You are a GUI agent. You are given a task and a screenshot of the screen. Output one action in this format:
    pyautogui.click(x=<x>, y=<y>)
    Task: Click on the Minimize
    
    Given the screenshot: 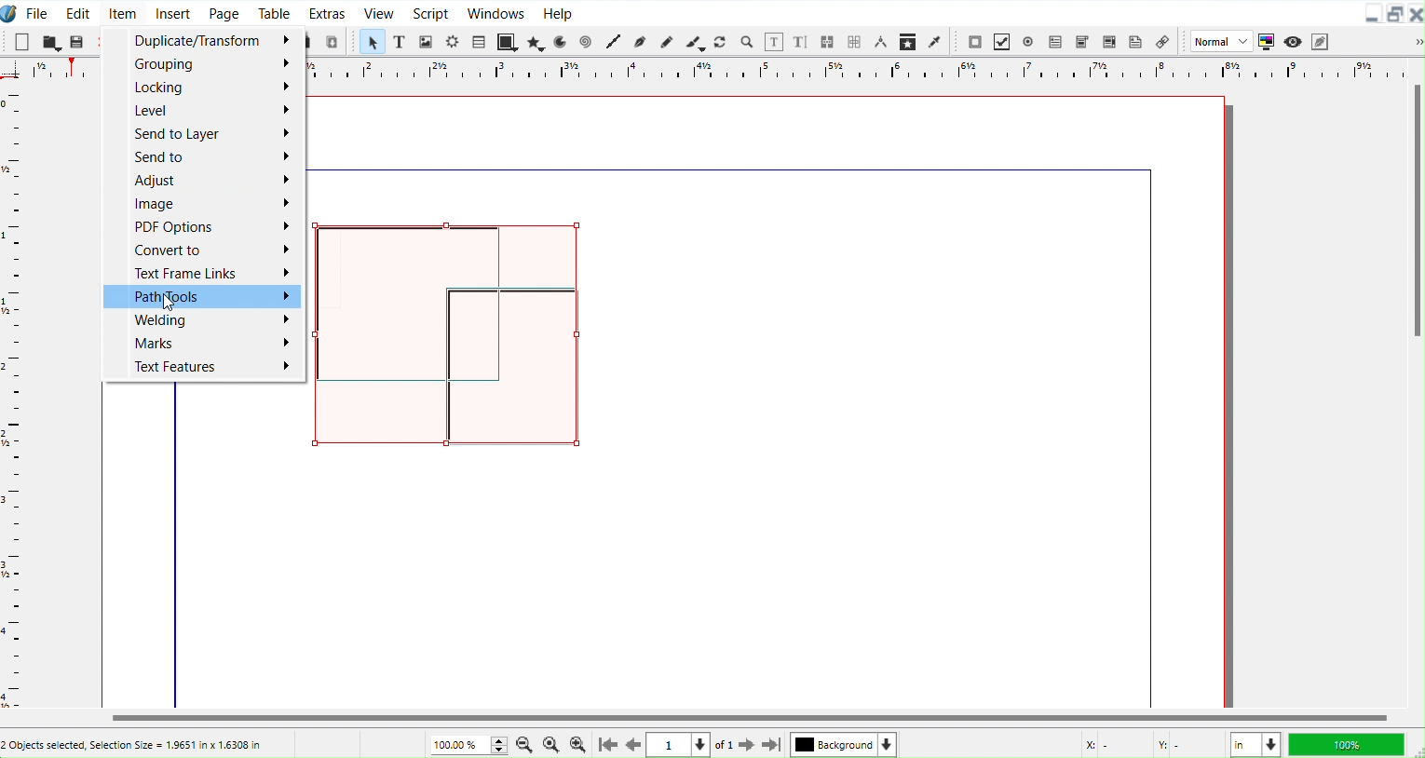 What is the action you would take?
    pyautogui.click(x=1374, y=12)
    